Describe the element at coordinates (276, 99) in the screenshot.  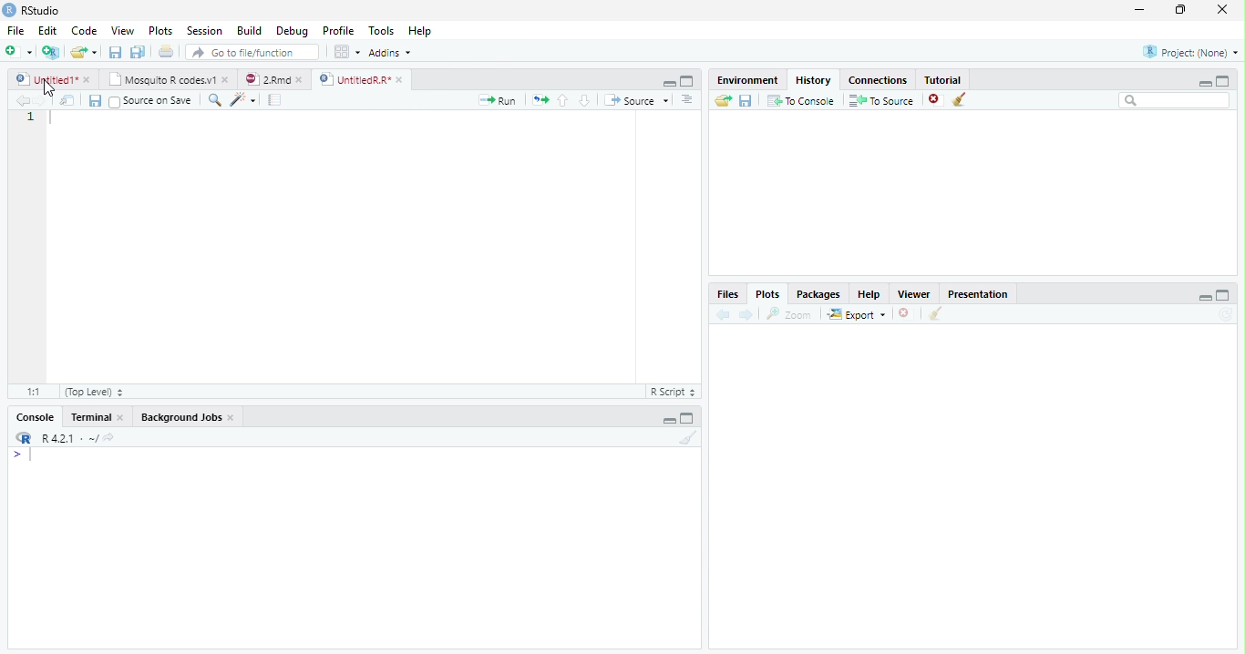
I see `Compile Report` at that location.